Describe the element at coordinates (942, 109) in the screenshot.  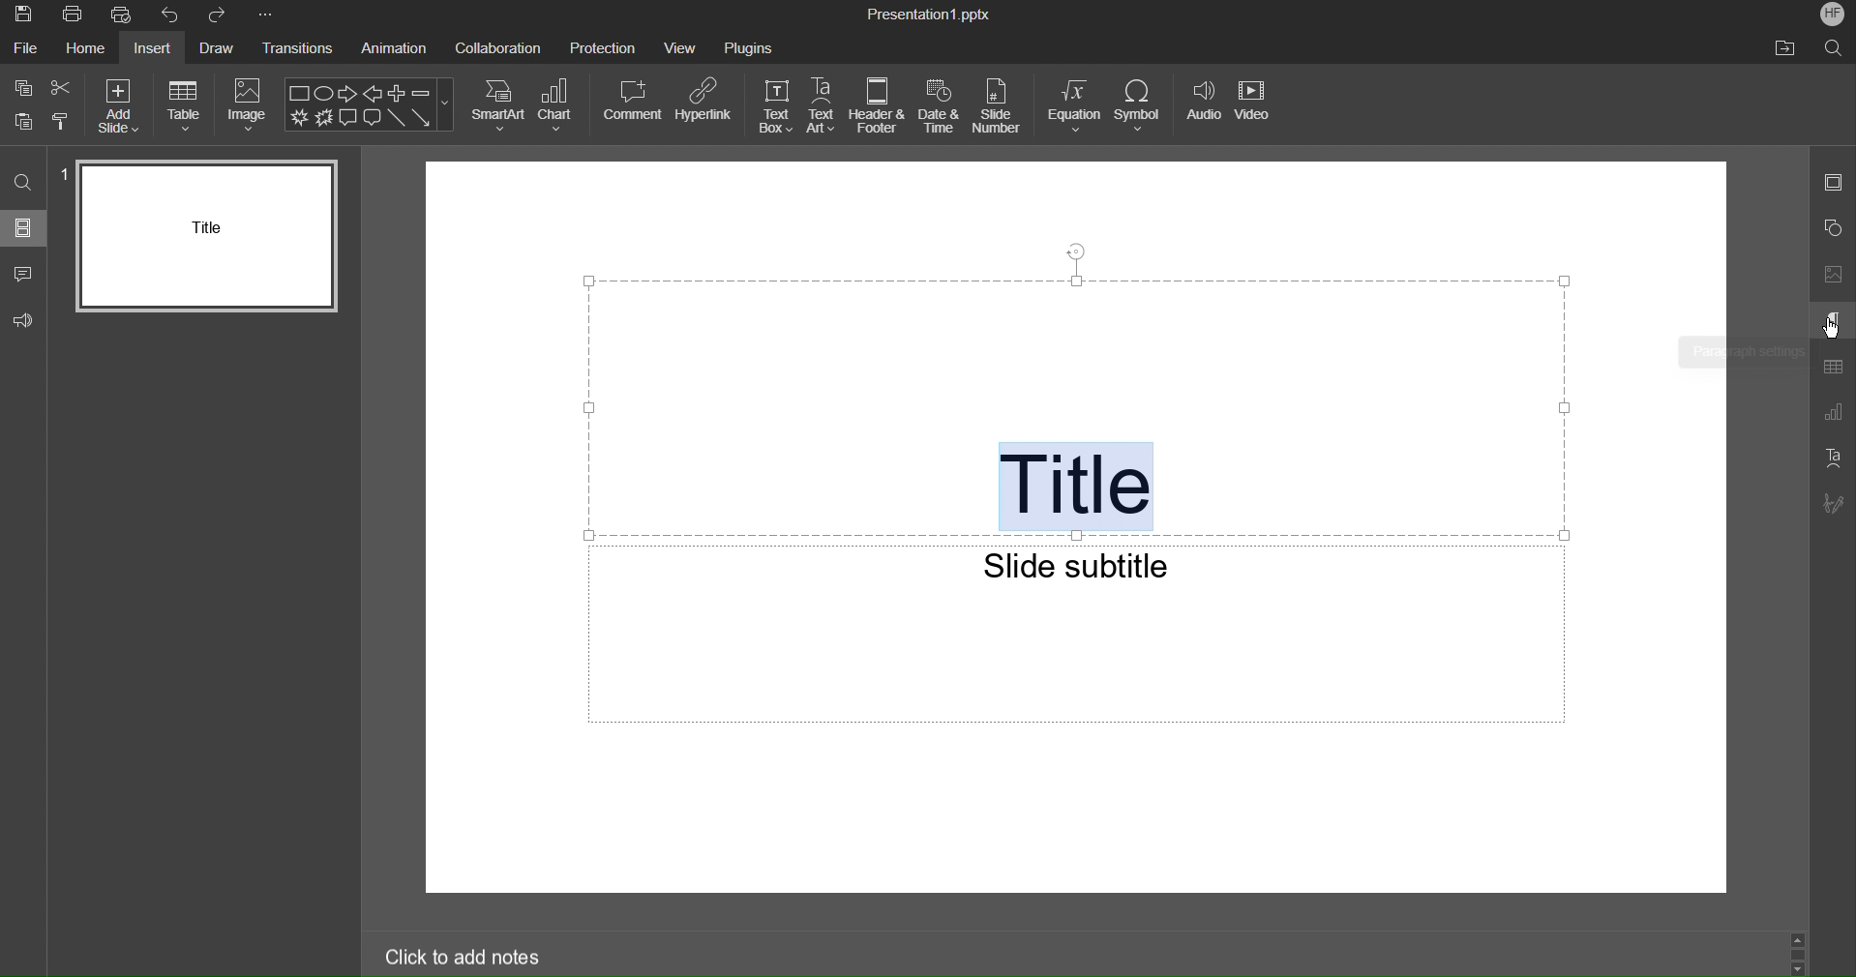
I see `Date and Time` at that location.